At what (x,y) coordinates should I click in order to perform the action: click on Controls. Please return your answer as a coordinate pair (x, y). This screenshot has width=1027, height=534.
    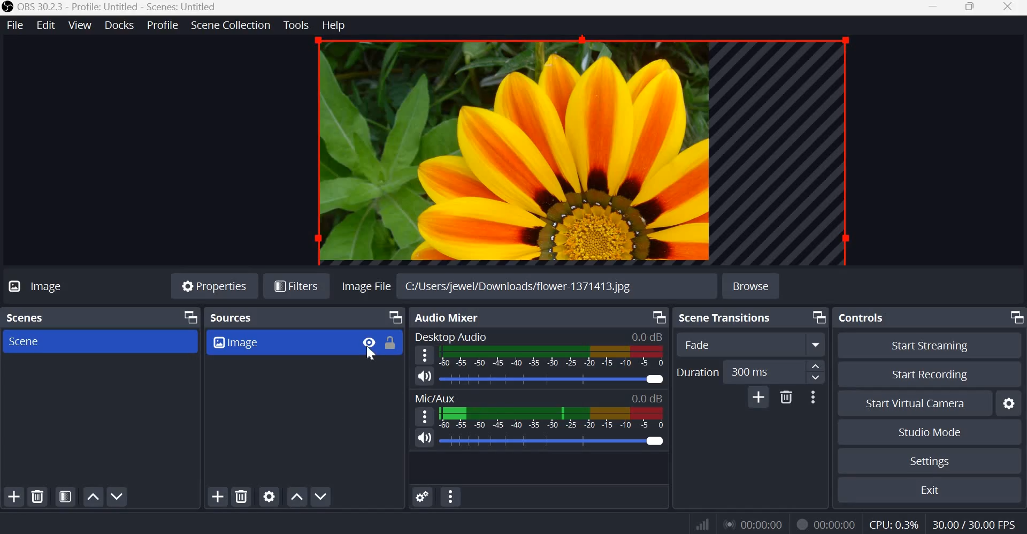
    Looking at the image, I should click on (866, 317).